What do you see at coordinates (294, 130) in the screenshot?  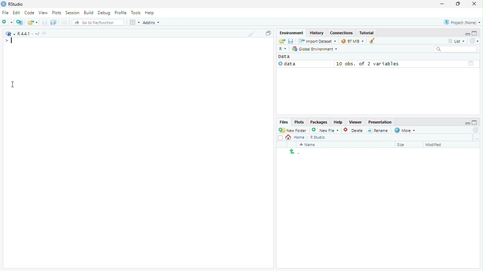 I see `New Folder` at bounding box center [294, 130].